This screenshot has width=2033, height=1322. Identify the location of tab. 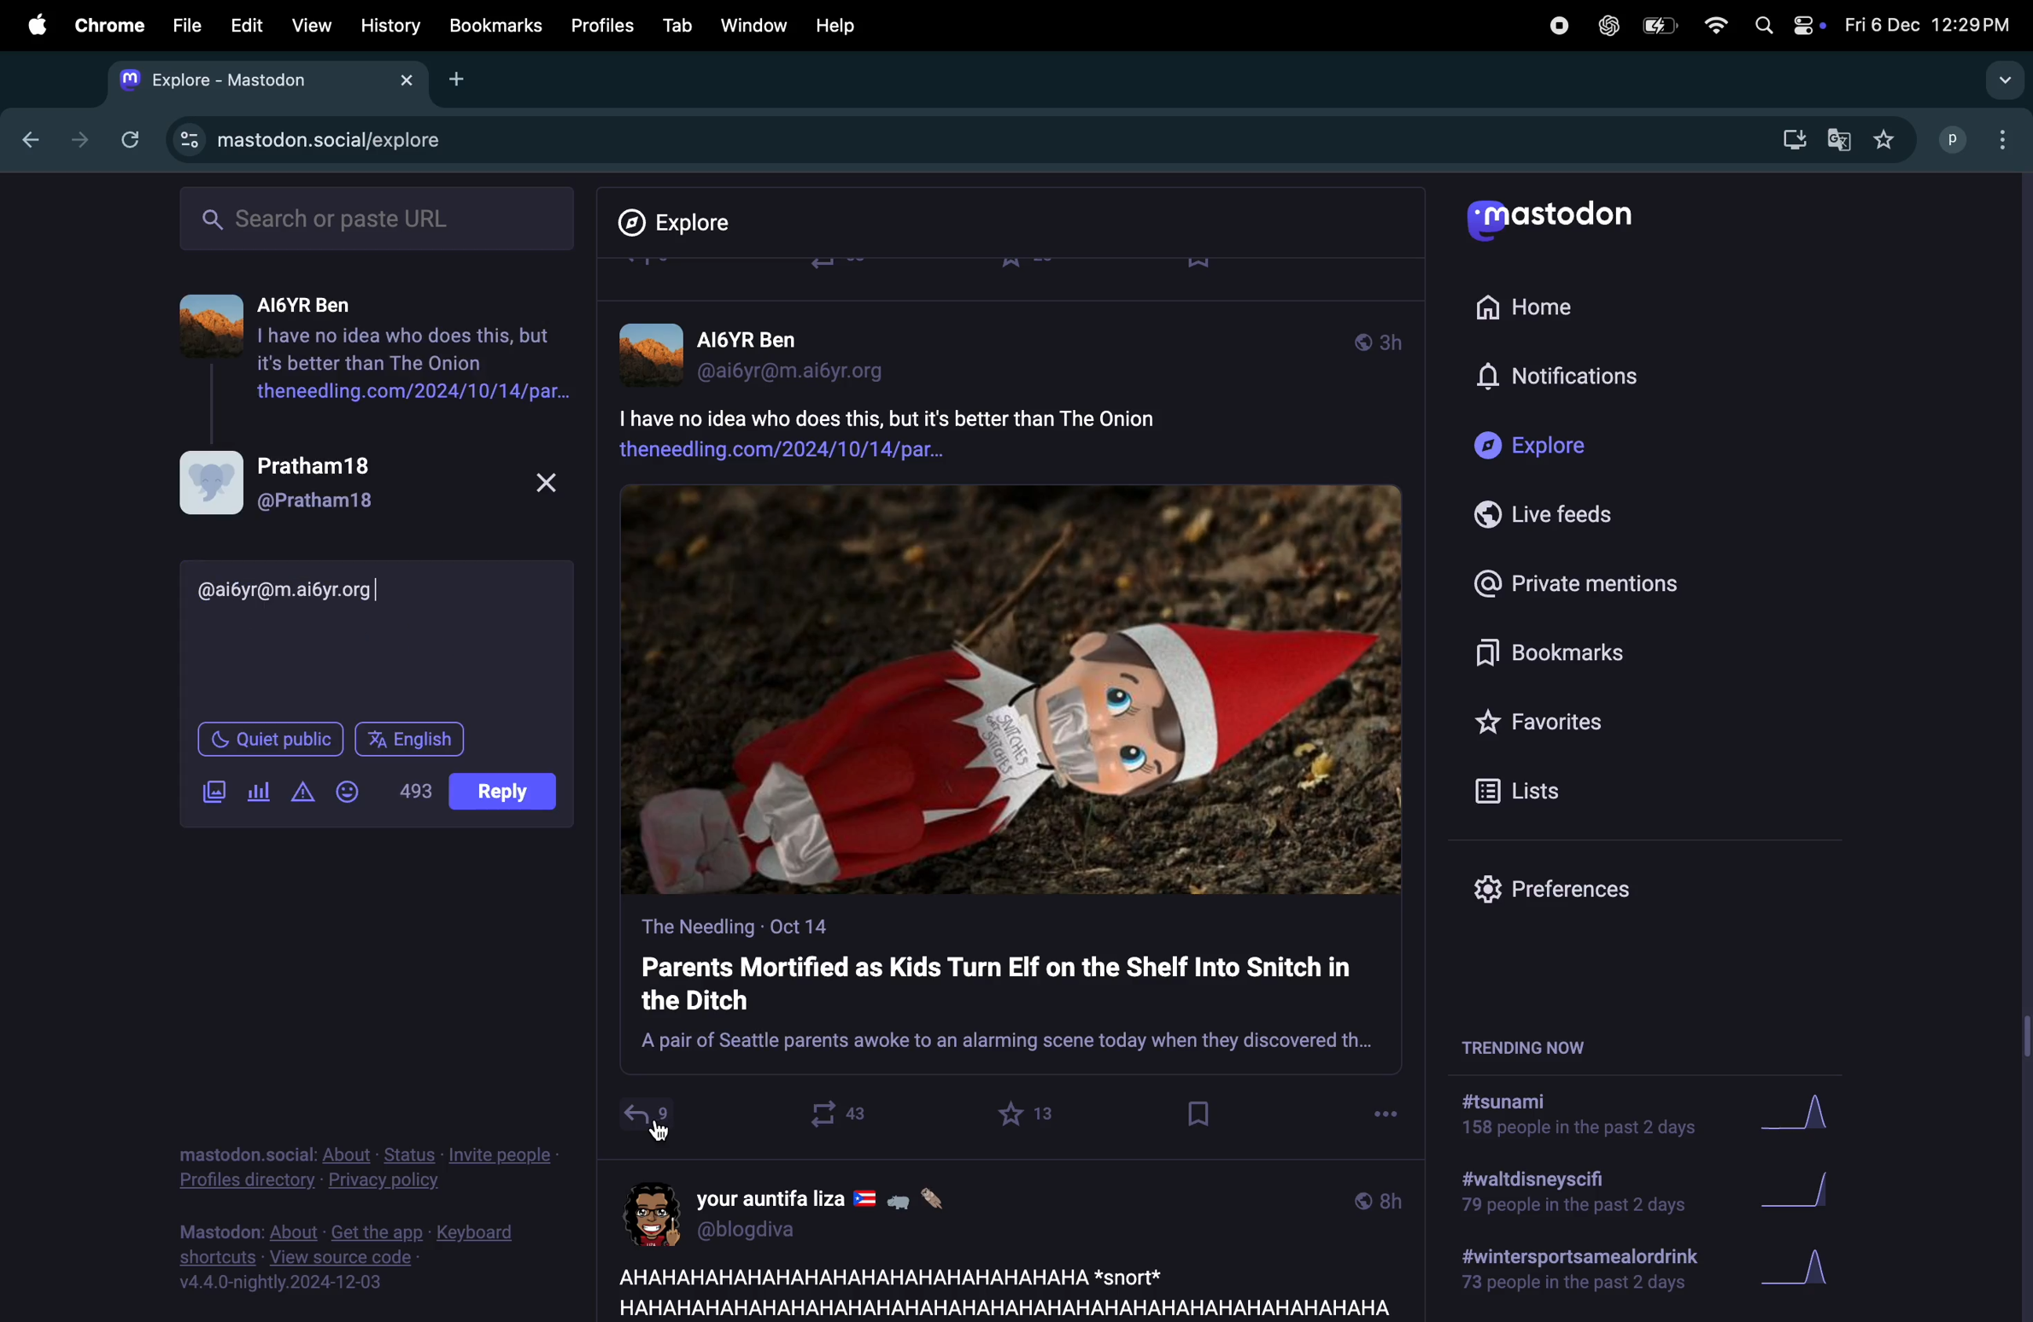
(677, 25).